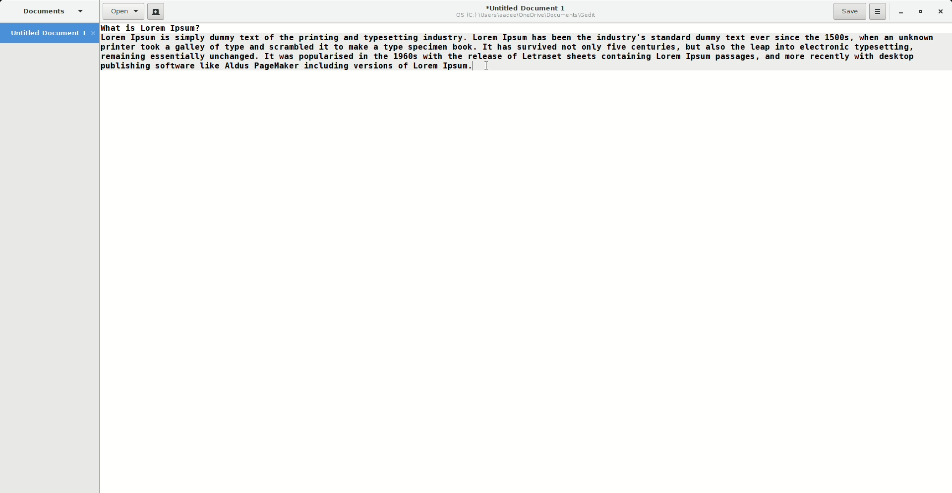 Image resolution: width=952 pixels, height=493 pixels. Describe the element at coordinates (123, 11) in the screenshot. I see `Open` at that location.